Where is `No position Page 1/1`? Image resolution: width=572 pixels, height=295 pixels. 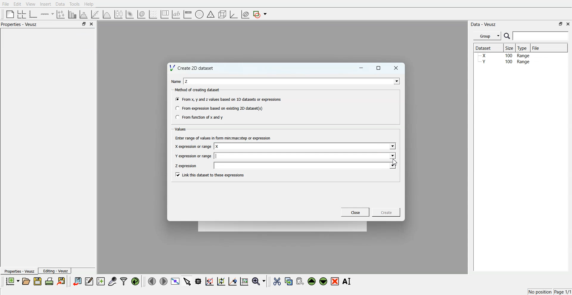 No position Page 1/1 is located at coordinates (549, 292).